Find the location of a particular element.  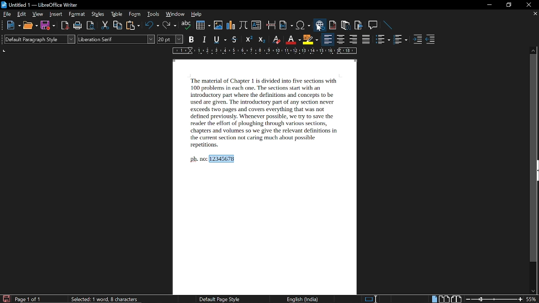

close is located at coordinates (529, 5).